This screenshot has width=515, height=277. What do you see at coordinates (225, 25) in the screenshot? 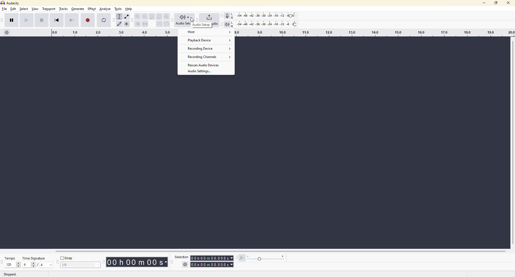
I see `playback meter` at bounding box center [225, 25].